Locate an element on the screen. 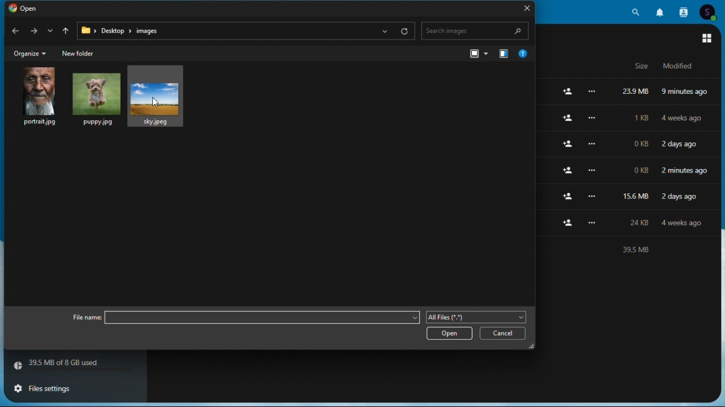 The image size is (725, 407). Address bar is located at coordinates (246, 31).